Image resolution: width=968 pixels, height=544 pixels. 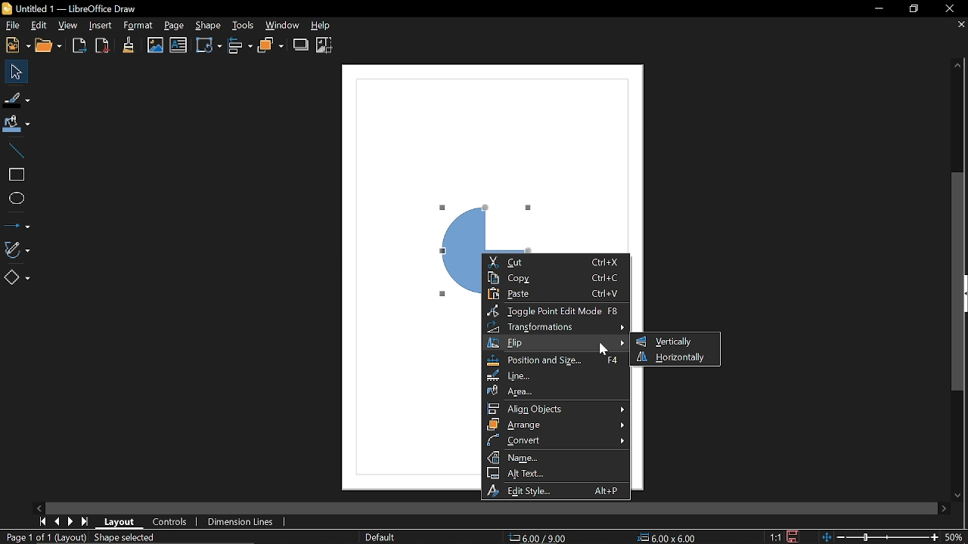 I want to click on Dimension lines, so click(x=240, y=521).